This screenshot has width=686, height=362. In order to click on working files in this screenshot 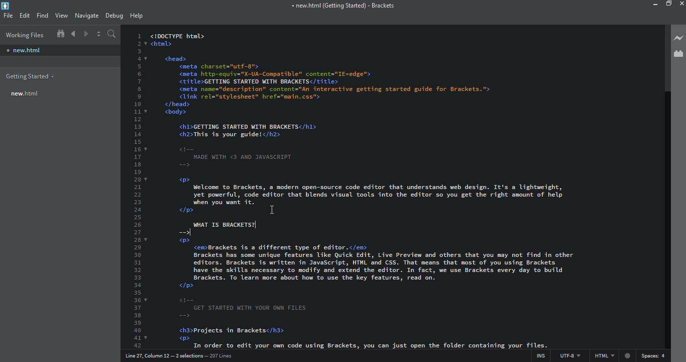, I will do `click(23, 34)`.